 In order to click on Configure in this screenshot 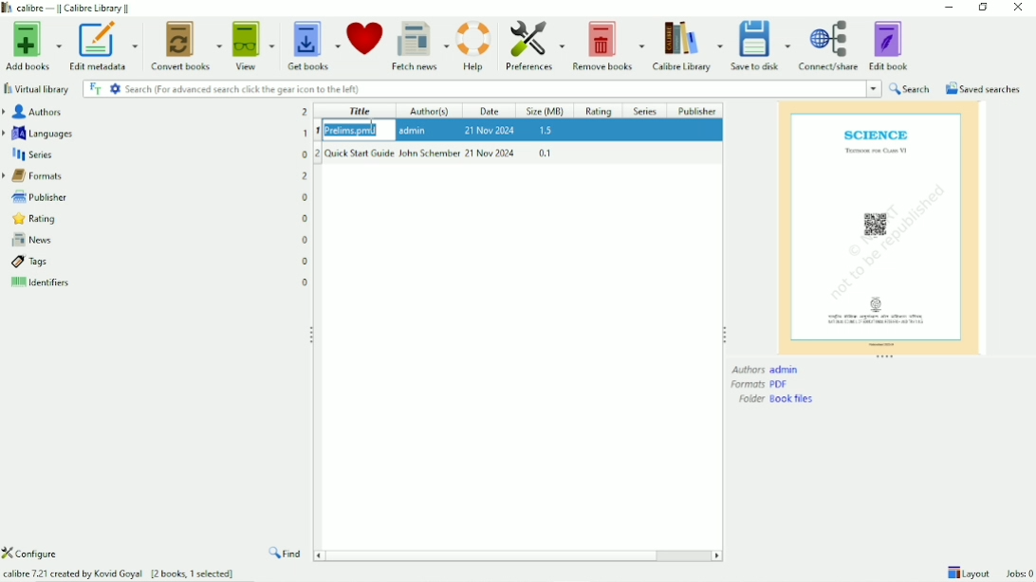, I will do `click(37, 554)`.